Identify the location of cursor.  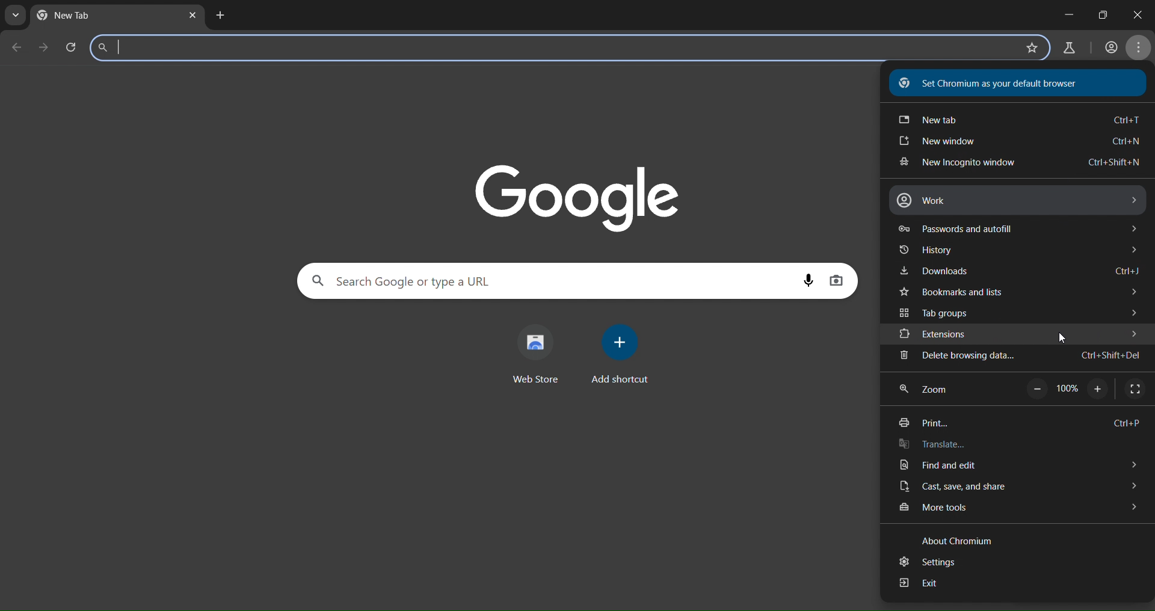
(1067, 337).